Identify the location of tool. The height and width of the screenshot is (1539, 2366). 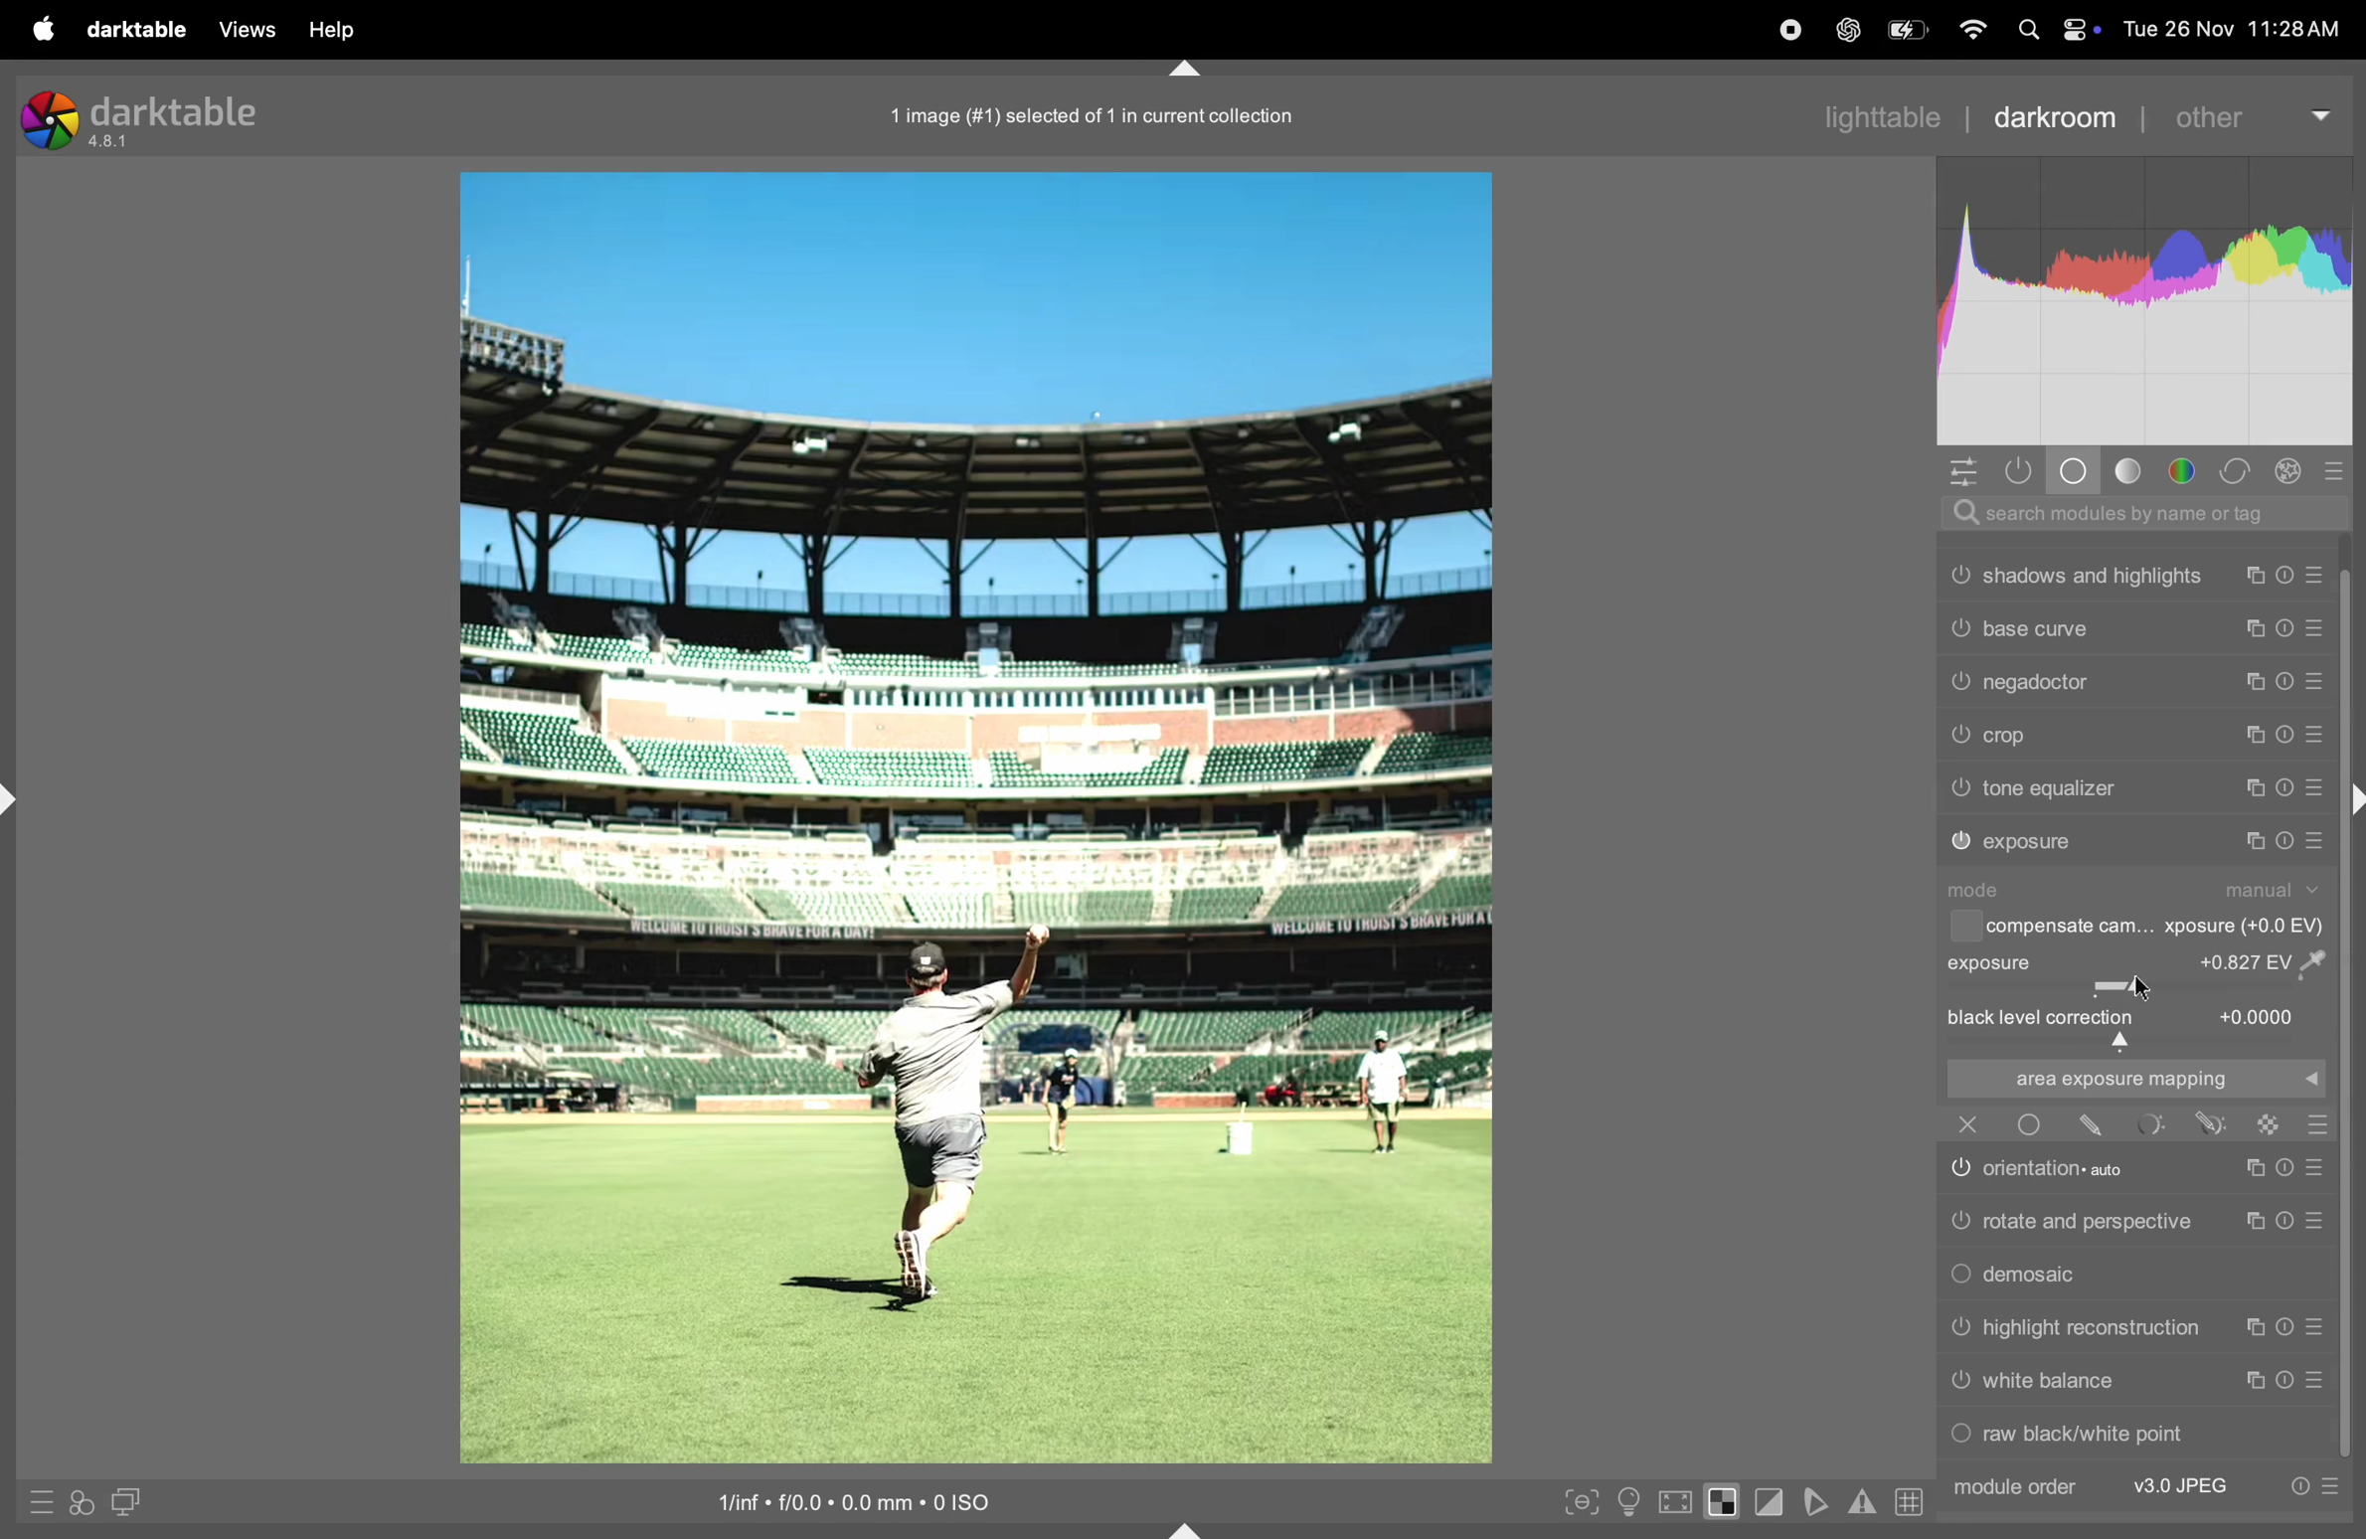
(2153, 1123).